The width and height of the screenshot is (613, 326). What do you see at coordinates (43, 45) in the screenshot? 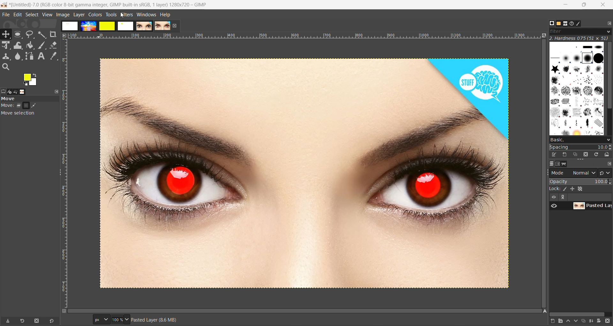
I see `ink` at bounding box center [43, 45].